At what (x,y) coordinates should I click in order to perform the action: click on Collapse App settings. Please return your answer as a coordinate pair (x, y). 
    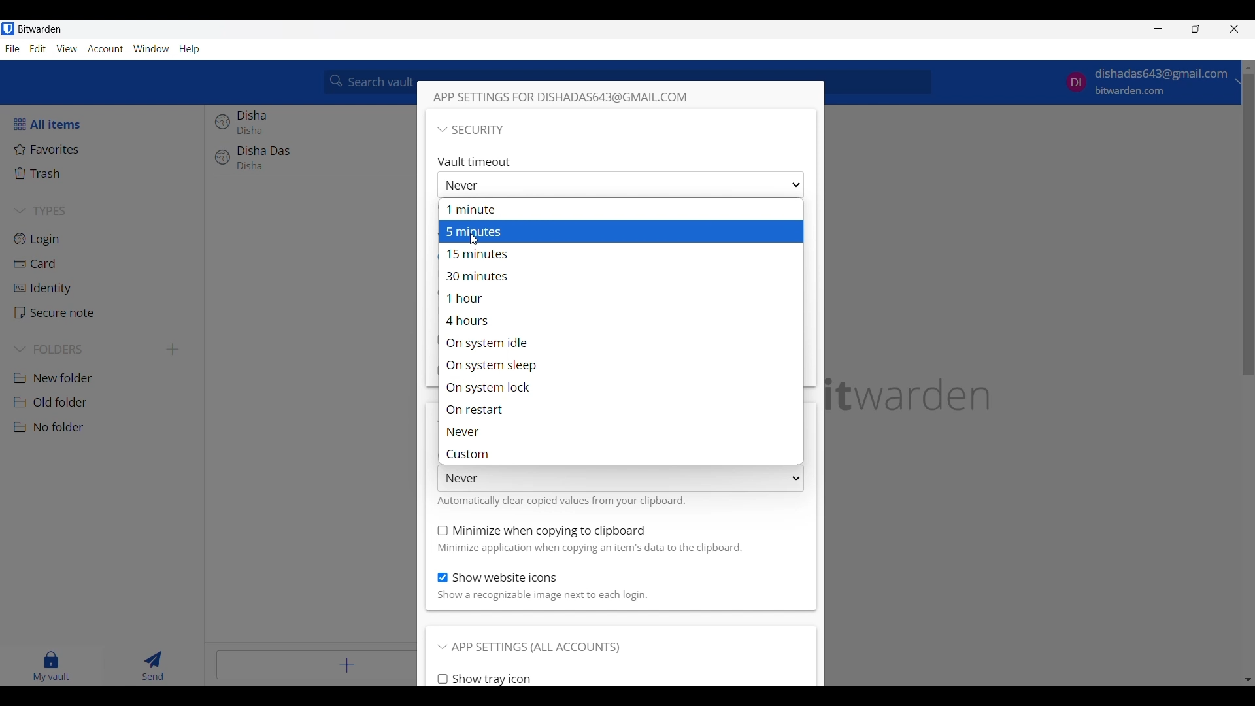
    Looking at the image, I should click on (529, 648).